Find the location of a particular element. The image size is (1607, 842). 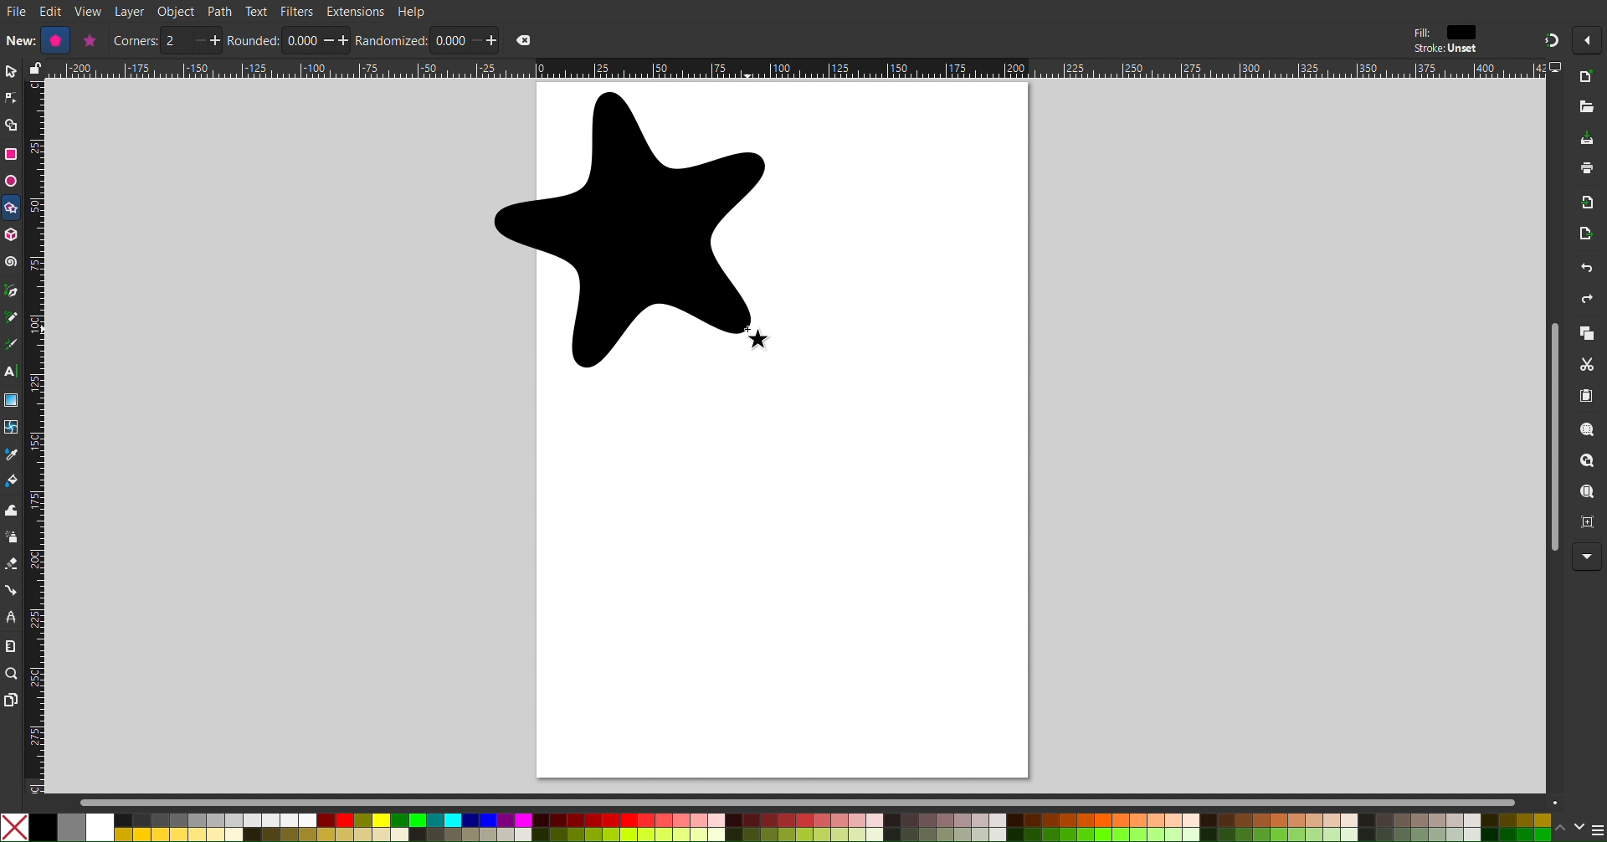

Extensions is located at coordinates (355, 12).